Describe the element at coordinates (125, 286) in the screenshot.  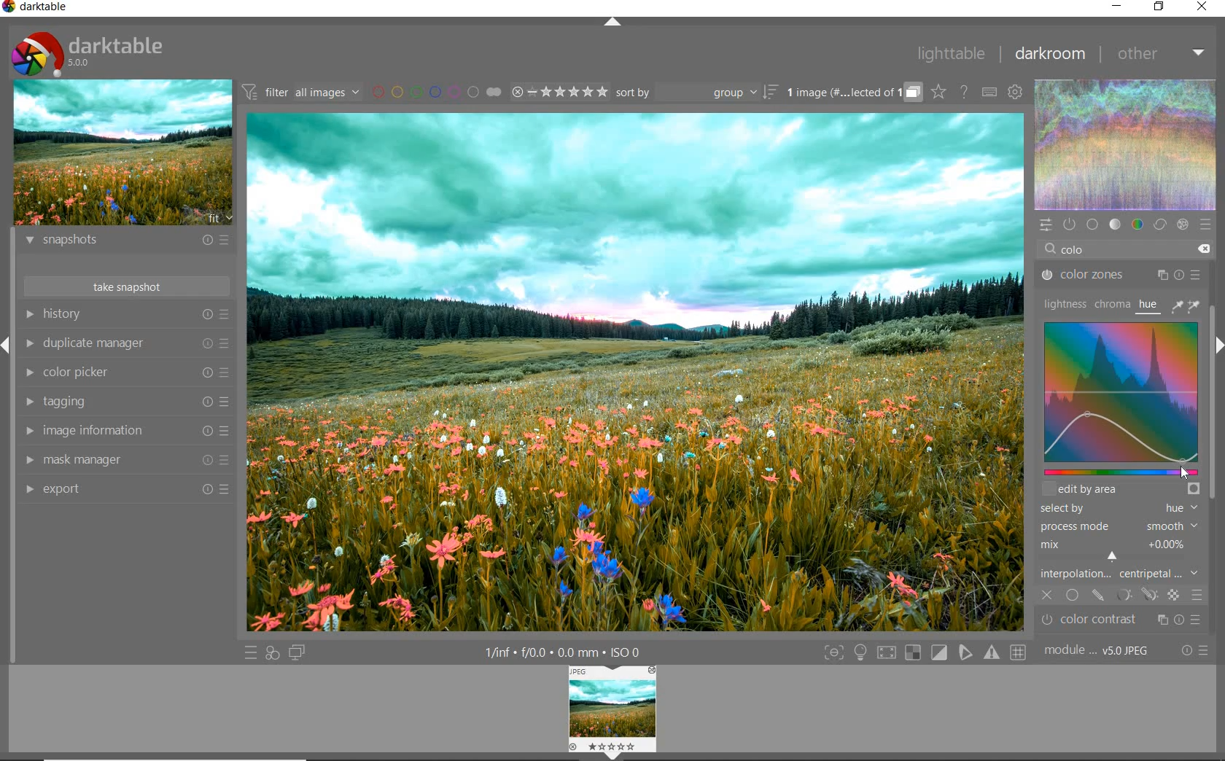
I see `take snapshots` at that location.